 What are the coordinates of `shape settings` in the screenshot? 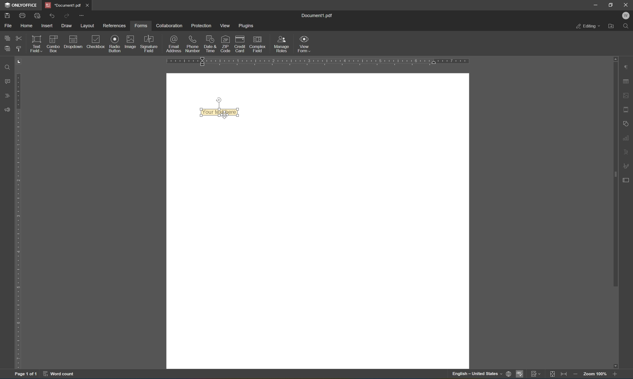 It's located at (625, 123).